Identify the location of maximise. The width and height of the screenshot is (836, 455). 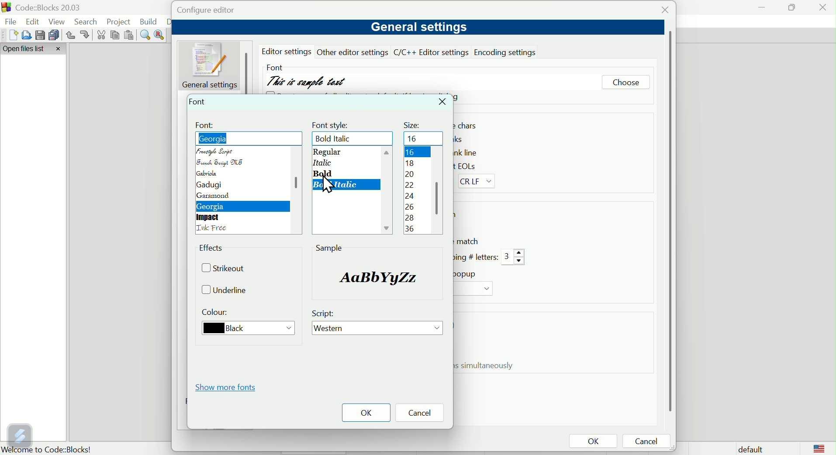
(791, 7).